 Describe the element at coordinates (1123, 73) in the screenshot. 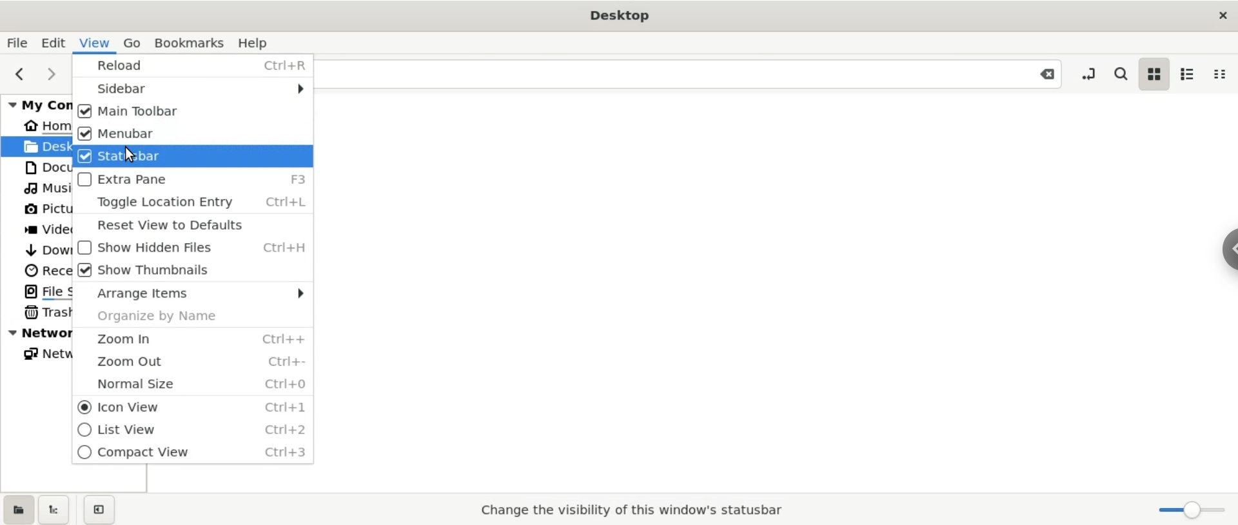

I see `search` at that location.